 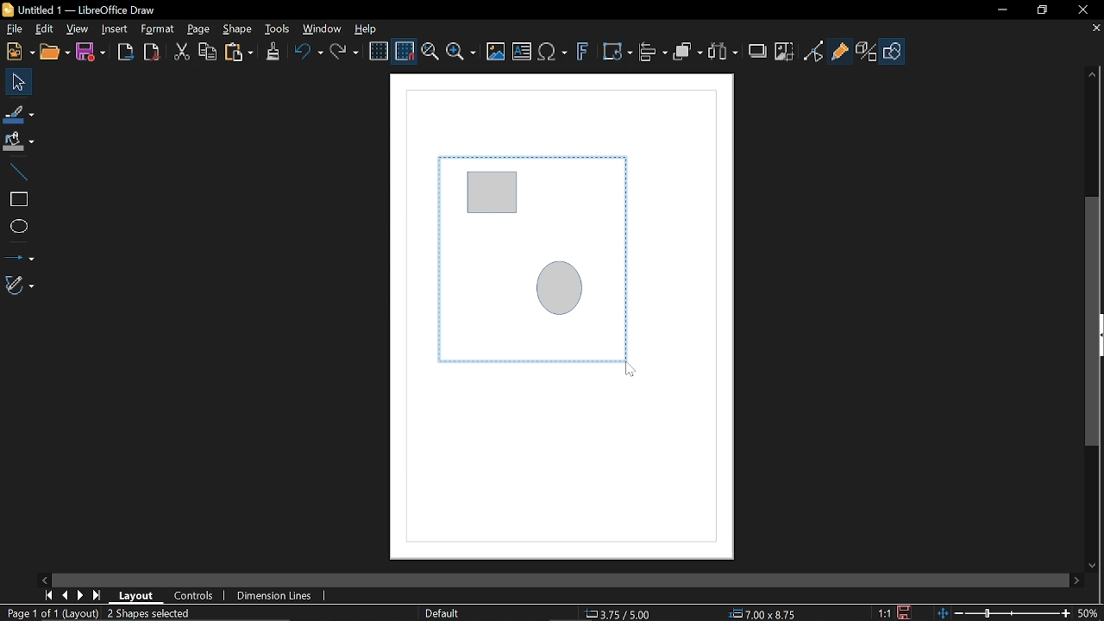 I want to click on Moveup, so click(x=1092, y=74).